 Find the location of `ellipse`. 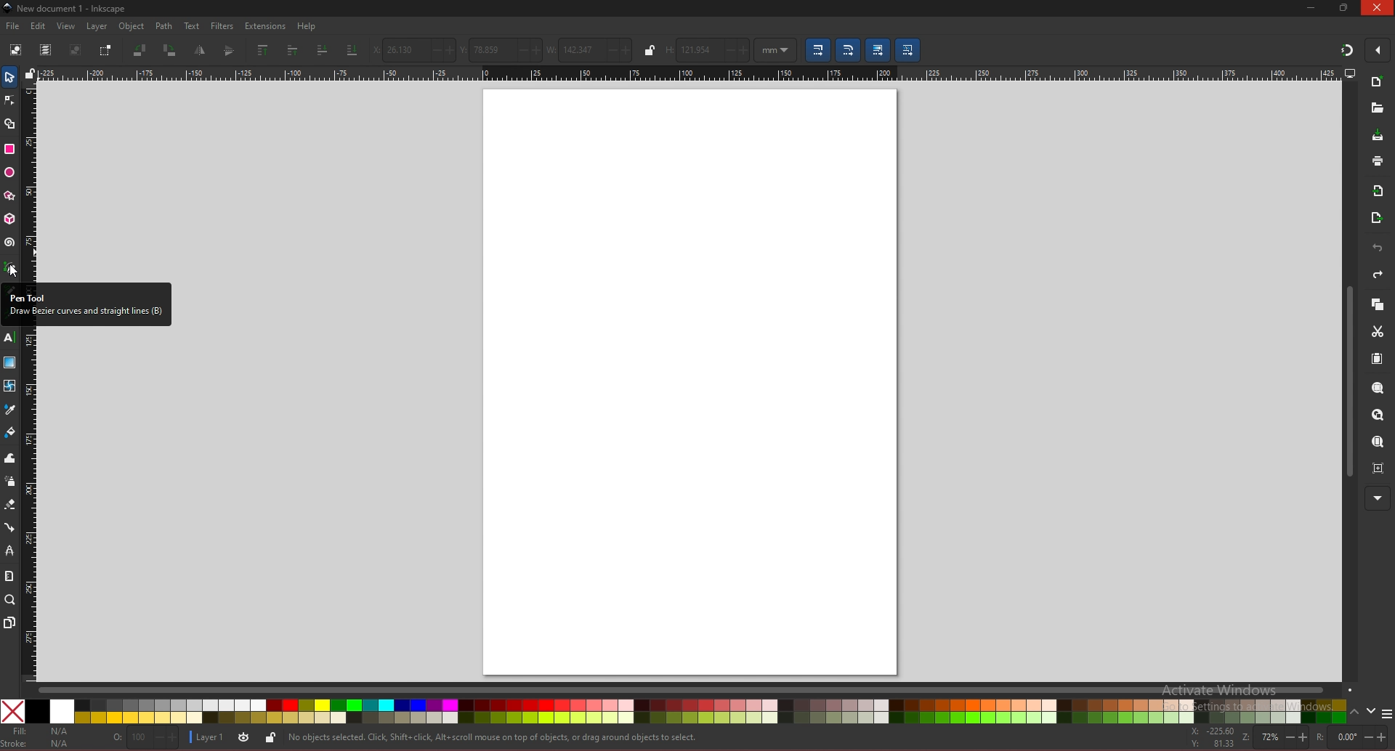

ellipse is located at coordinates (9, 173).